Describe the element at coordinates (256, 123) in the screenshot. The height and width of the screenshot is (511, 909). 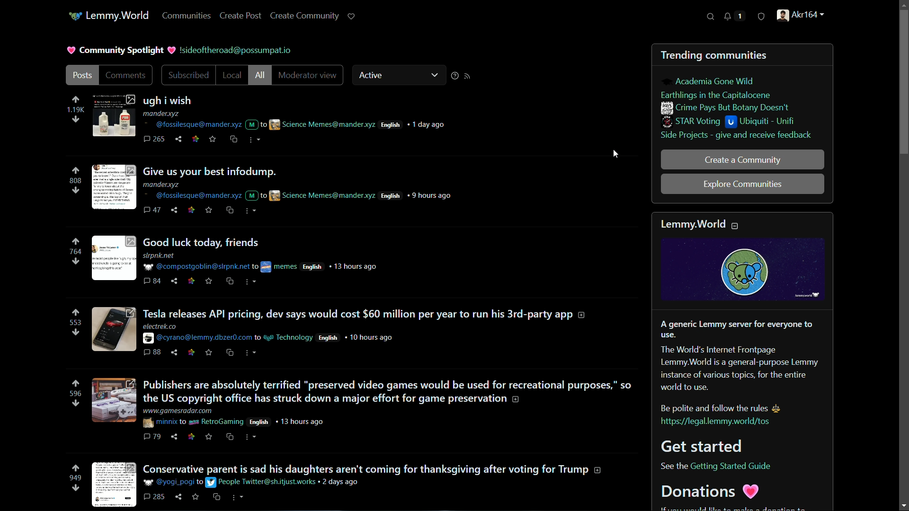
I see `M to` at that location.